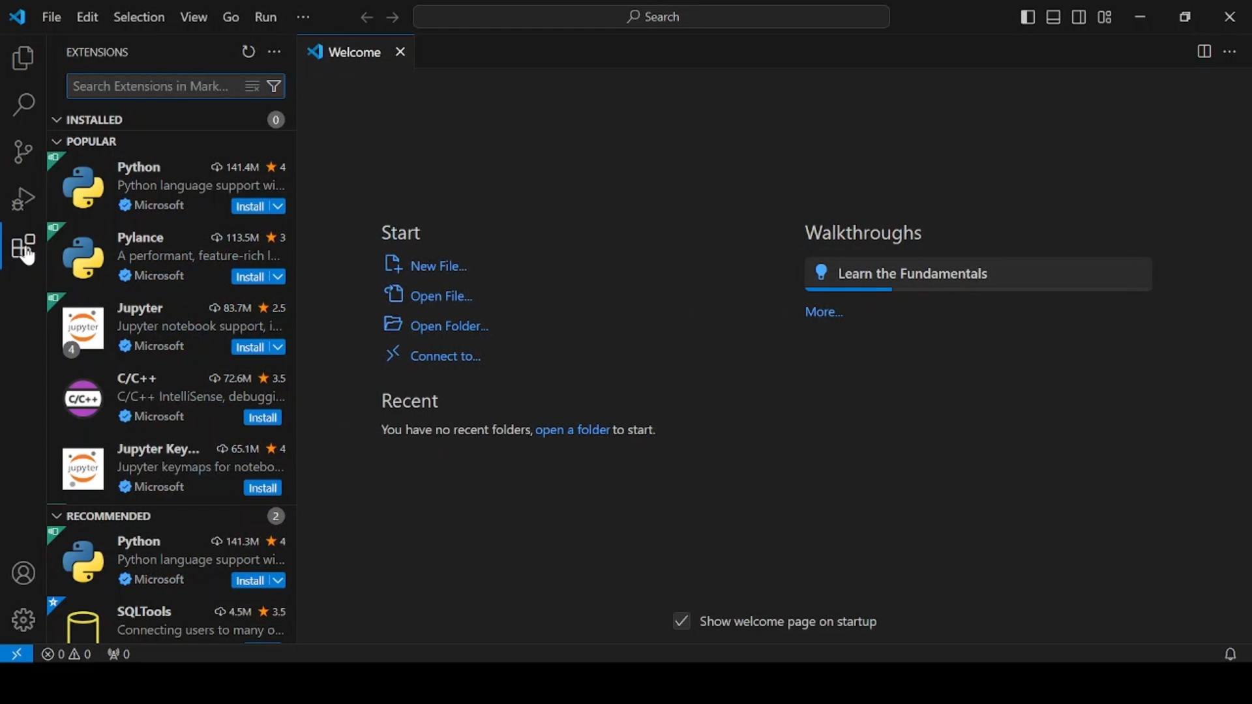  What do you see at coordinates (425, 358) in the screenshot?
I see `connect to` at bounding box center [425, 358].